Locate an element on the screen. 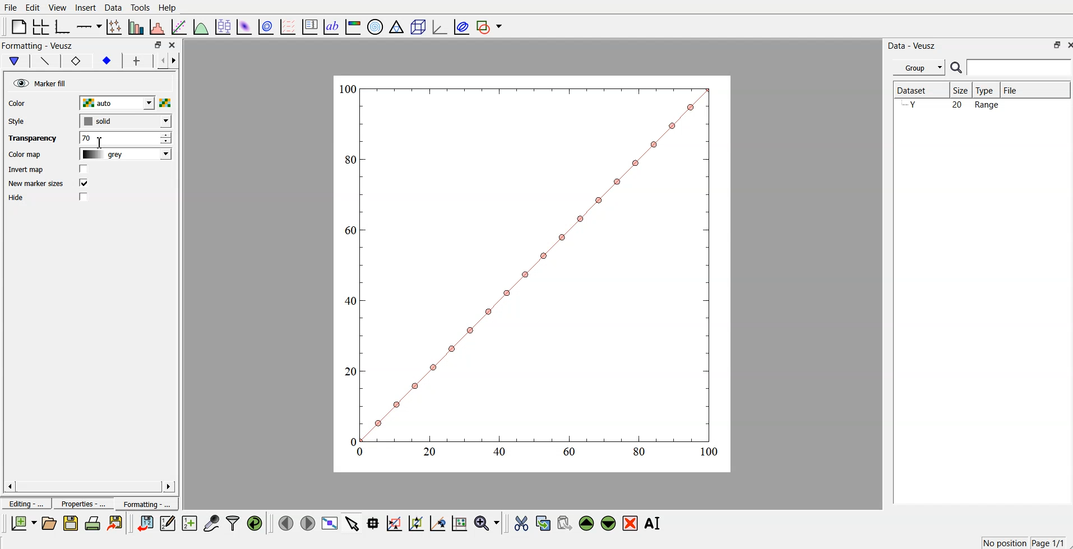  create new dataset is located at coordinates (189, 522).